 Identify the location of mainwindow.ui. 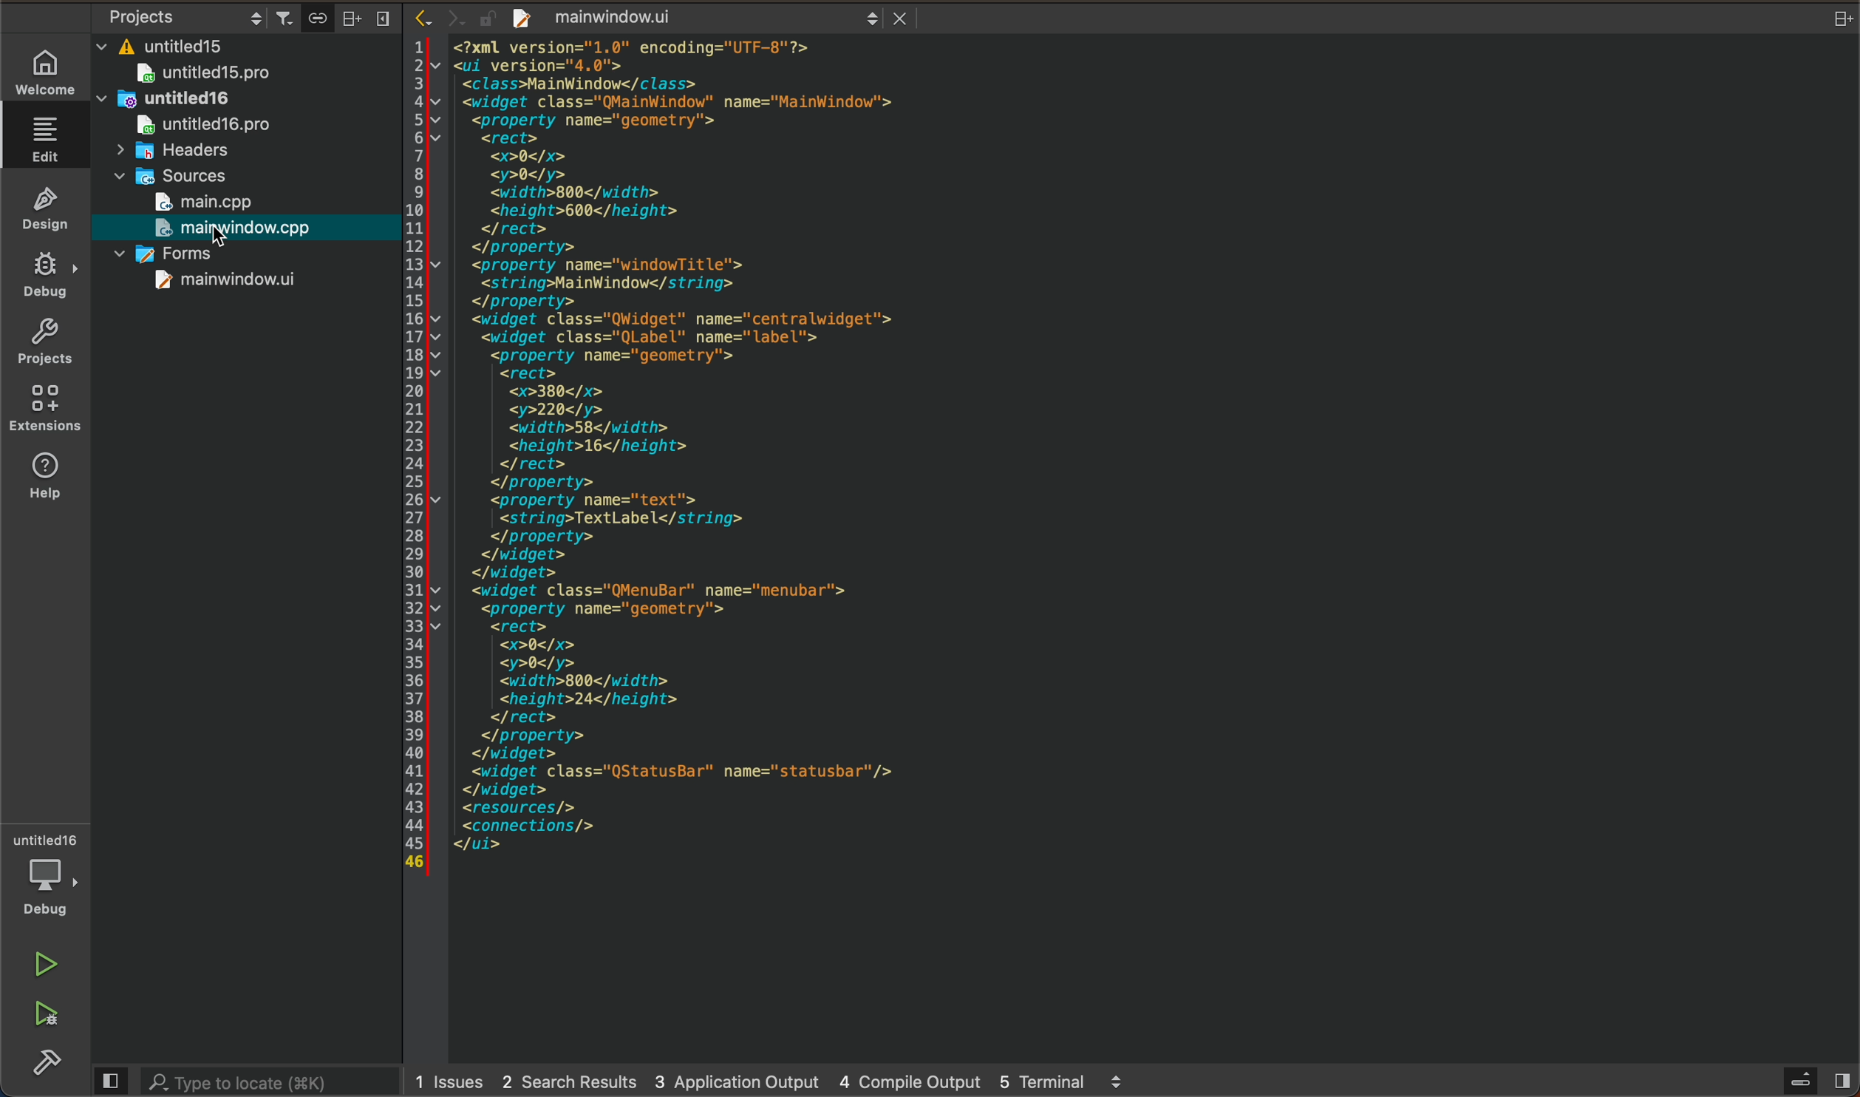
(210, 285).